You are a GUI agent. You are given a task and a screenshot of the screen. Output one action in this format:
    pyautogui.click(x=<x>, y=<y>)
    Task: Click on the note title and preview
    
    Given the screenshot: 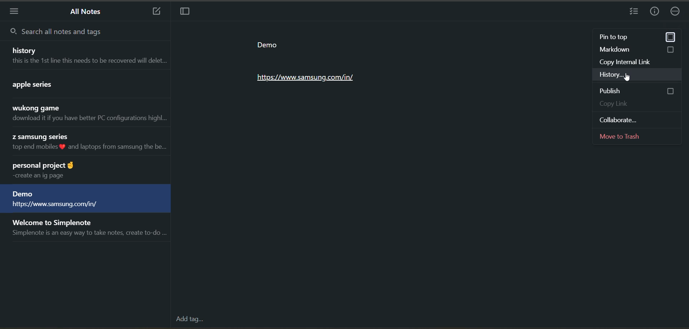 What is the action you would take?
    pyautogui.click(x=88, y=229)
    